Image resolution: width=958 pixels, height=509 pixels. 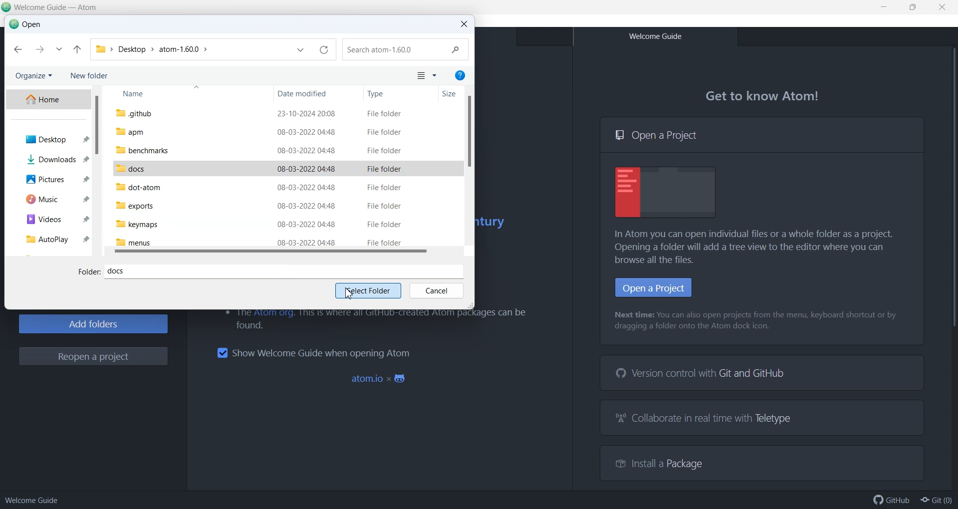 What do you see at coordinates (180, 49) in the screenshot?
I see `atom-1.60.0` at bounding box center [180, 49].